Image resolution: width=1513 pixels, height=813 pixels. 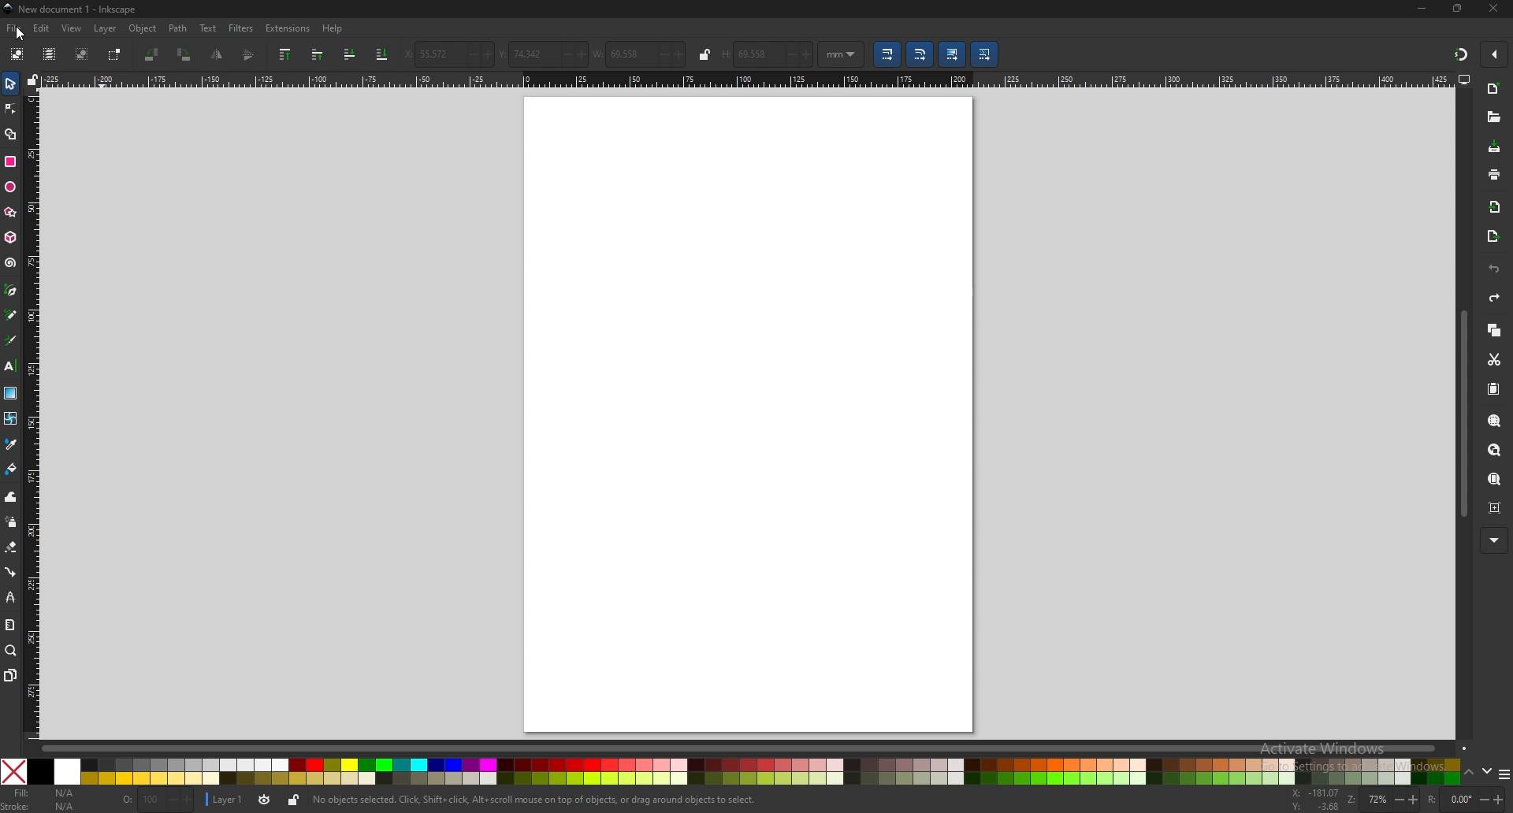 What do you see at coordinates (43, 794) in the screenshot?
I see `fill` at bounding box center [43, 794].